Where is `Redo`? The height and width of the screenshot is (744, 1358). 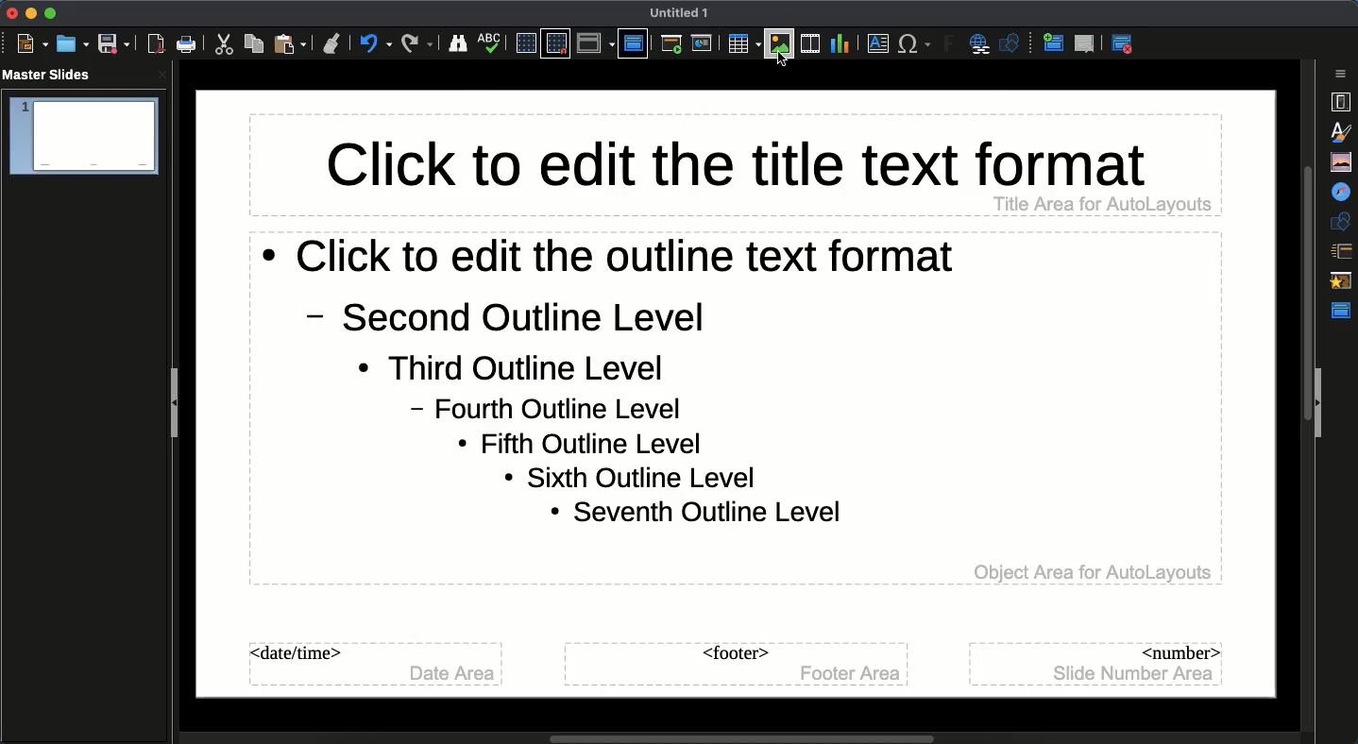 Redo is located at coordinates (417, 43).